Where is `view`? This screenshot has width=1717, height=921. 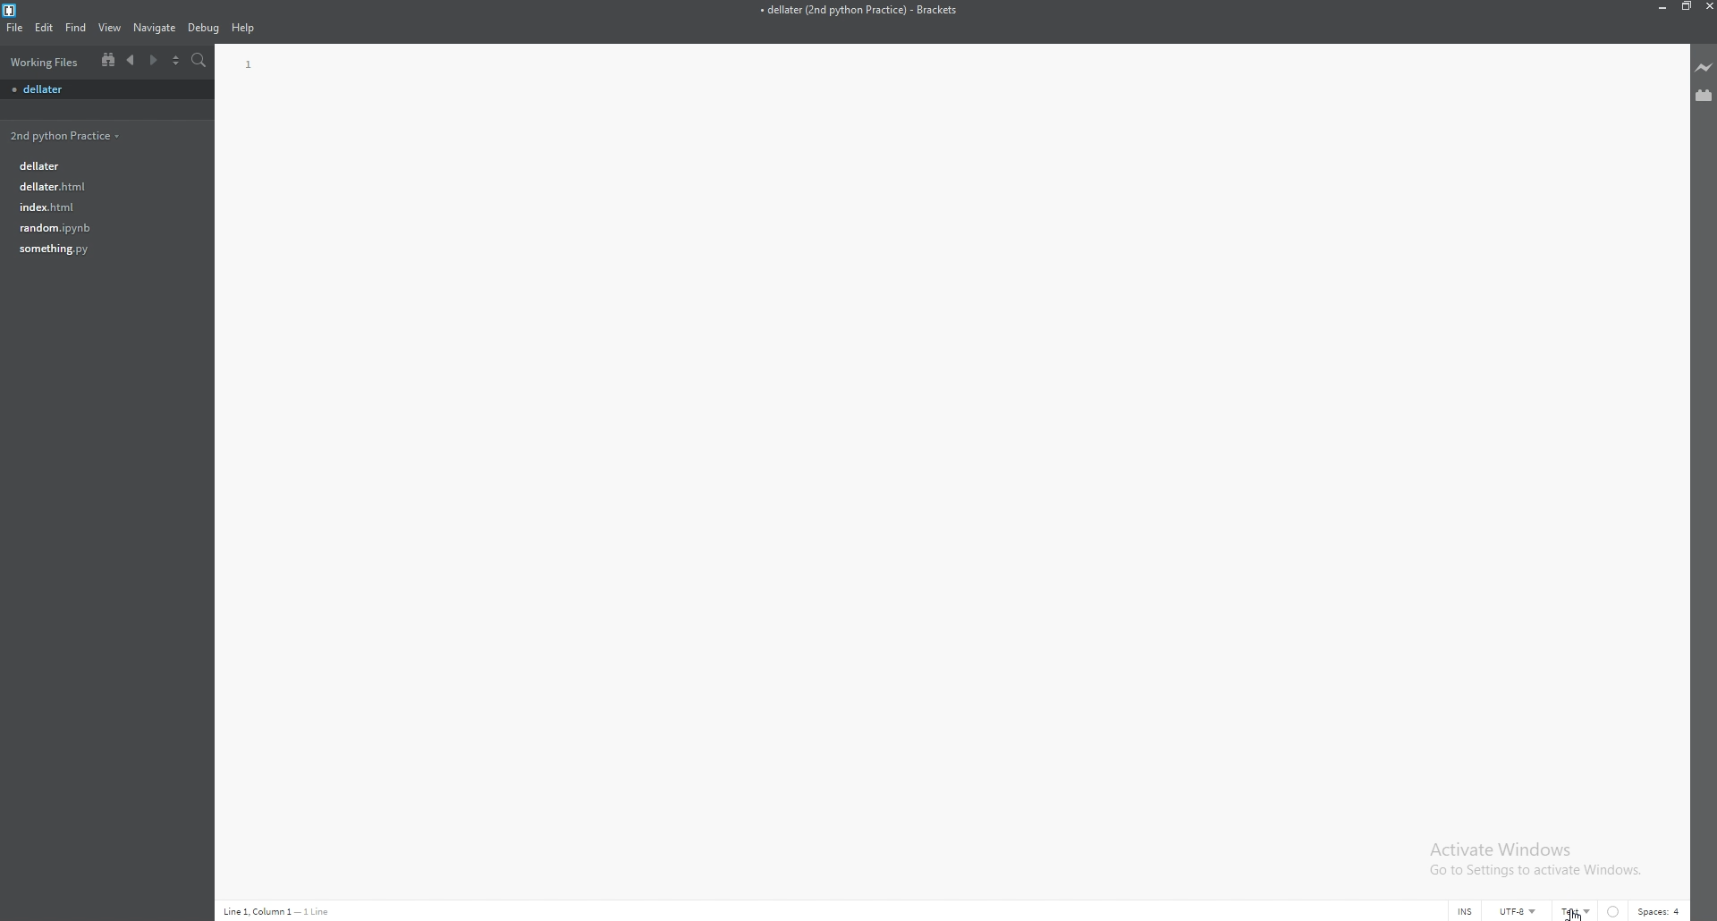
view is located at coordinates (110, 28).